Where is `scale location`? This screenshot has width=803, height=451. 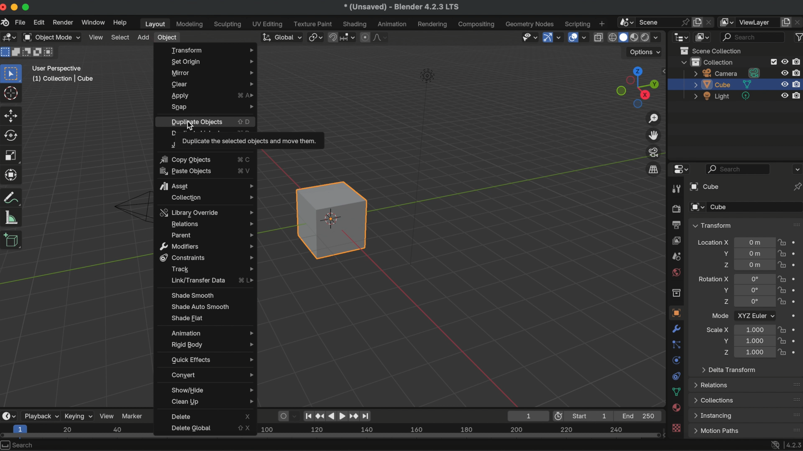 scale location is located at coordinates (753, 340).